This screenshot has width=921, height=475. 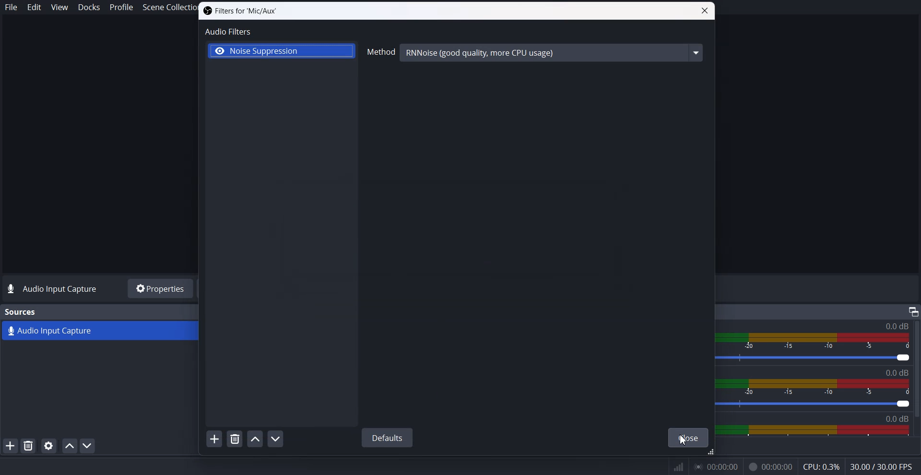 I want to click on Cursor, so click(x=683, y=439).